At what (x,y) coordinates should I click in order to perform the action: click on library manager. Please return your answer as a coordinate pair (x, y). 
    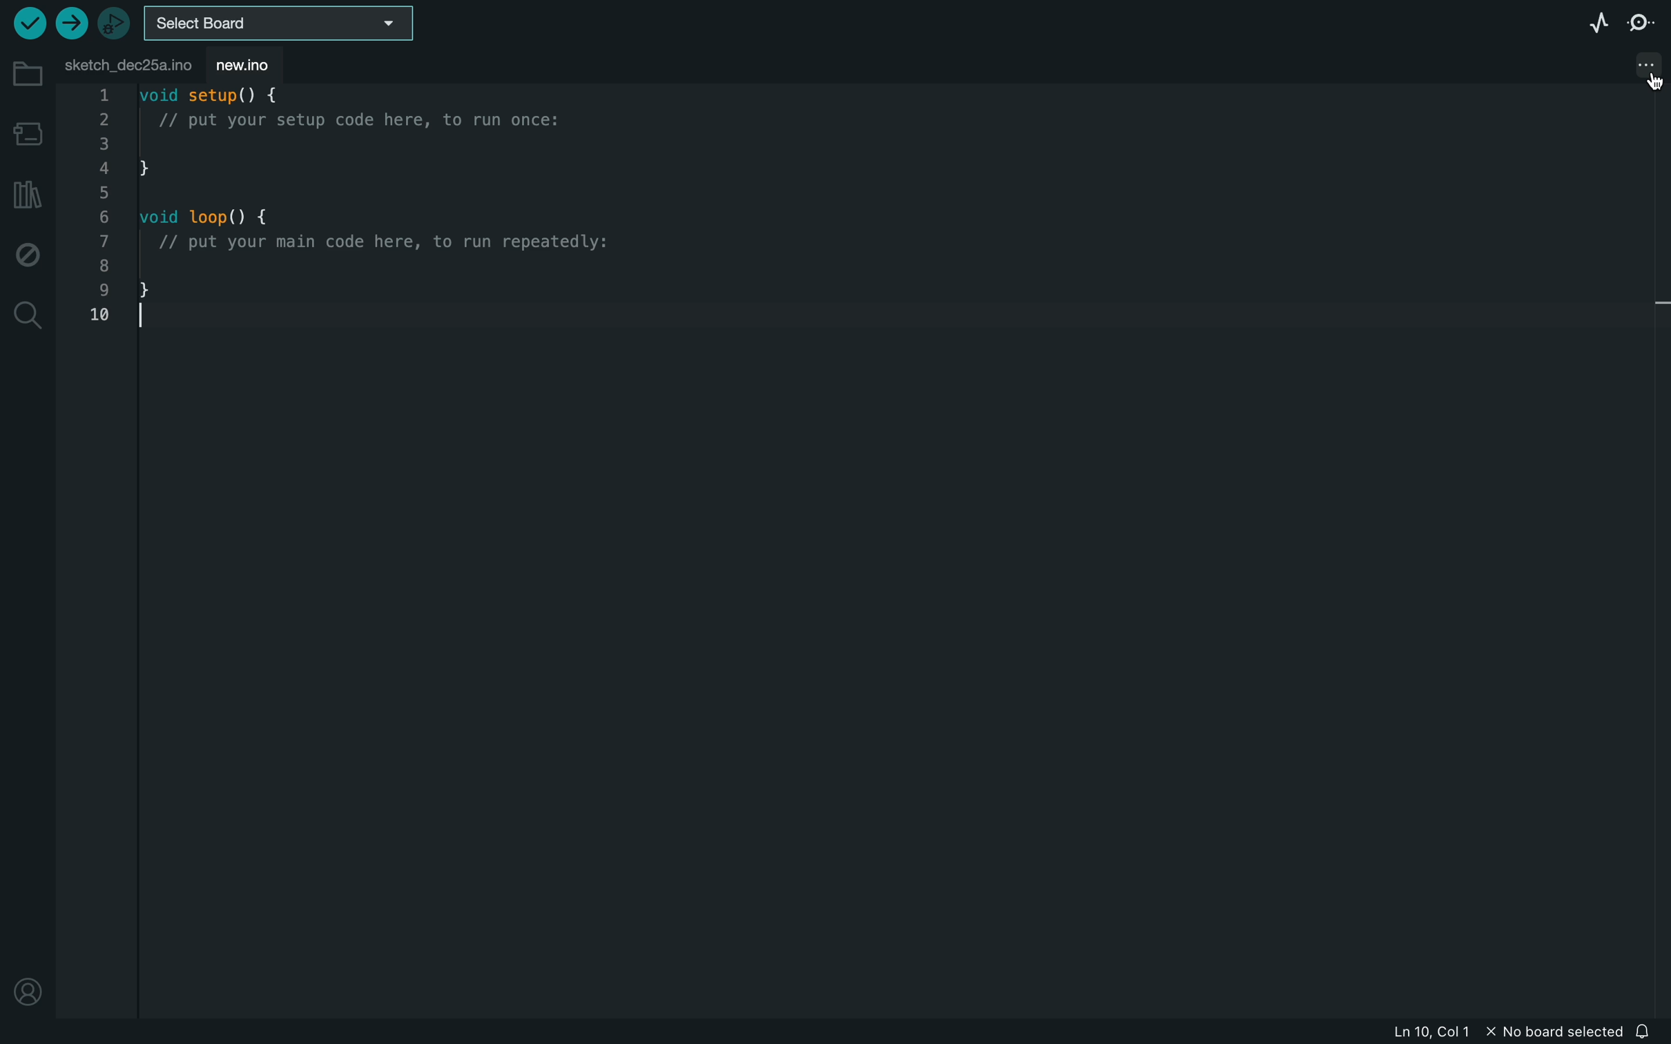
    Looking at the image, I should click on (24, 194).